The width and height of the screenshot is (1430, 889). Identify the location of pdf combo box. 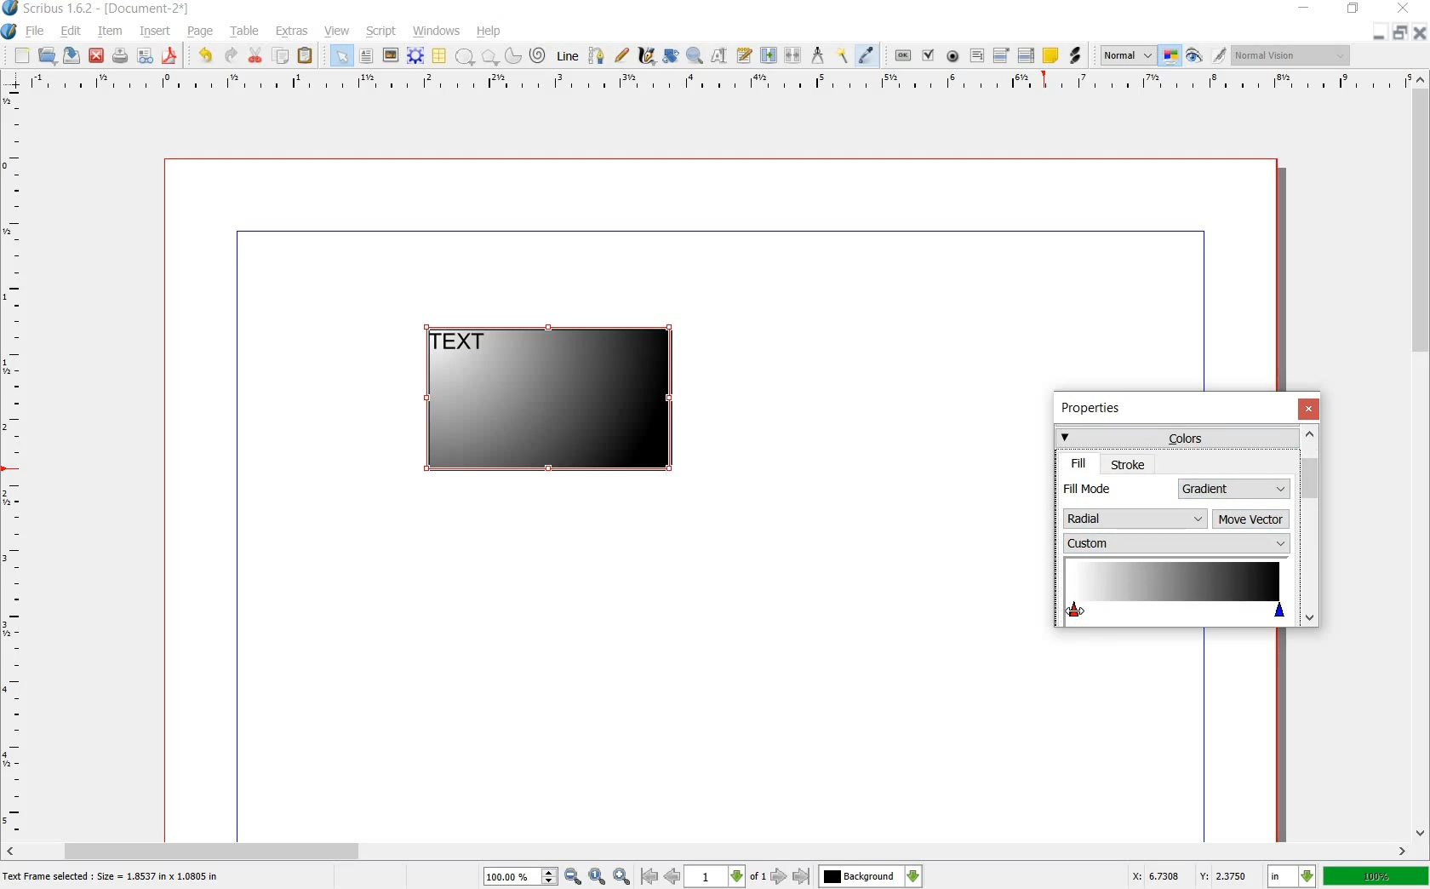
(1002, 54).